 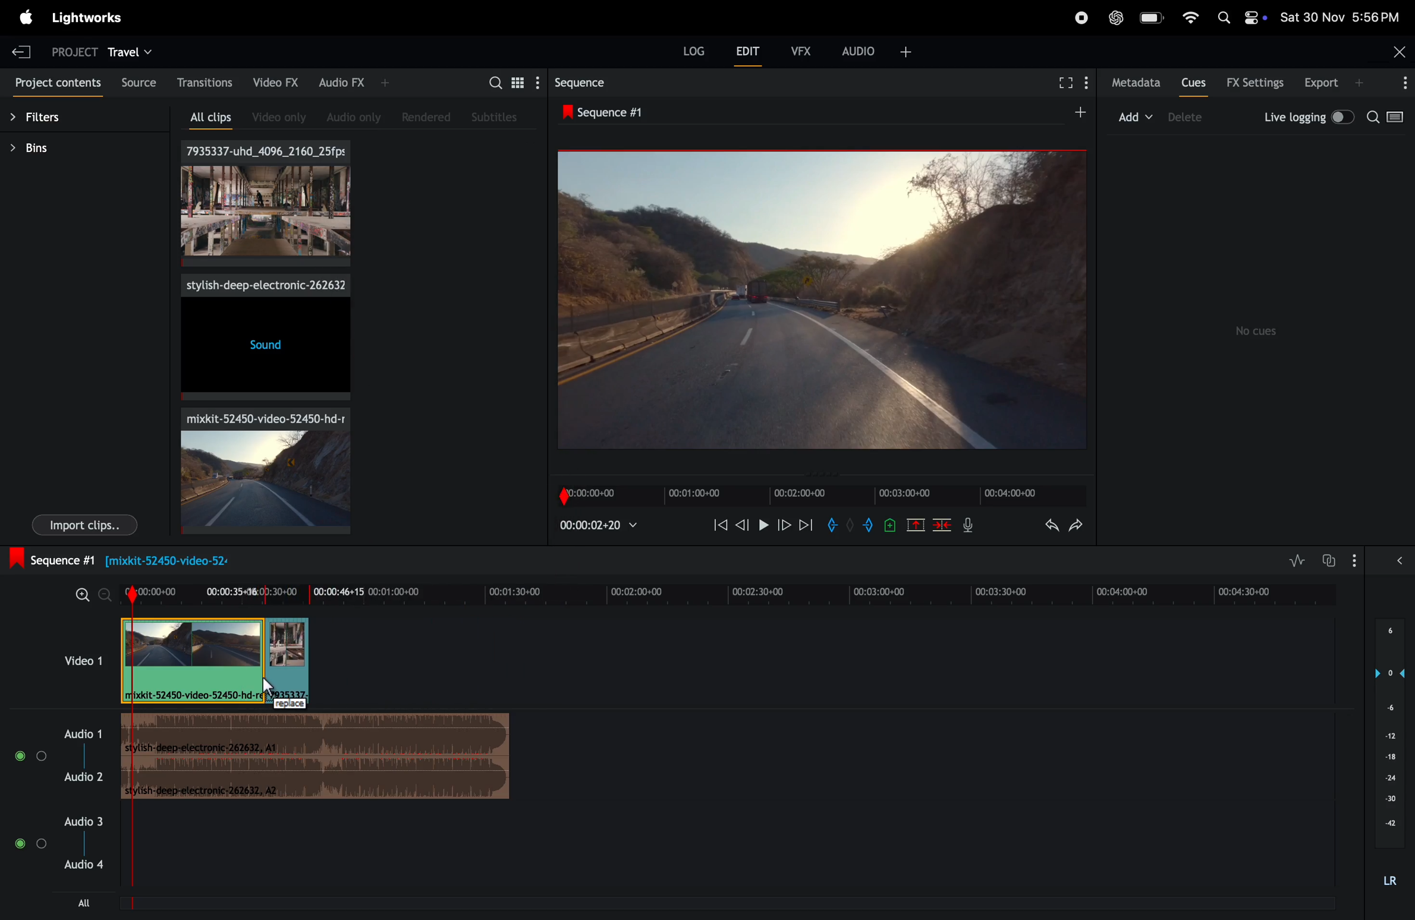 What do you see at coordinates (1340, 17) in the screenshot?
I see `date and time` at bounding box center [1340, 17].